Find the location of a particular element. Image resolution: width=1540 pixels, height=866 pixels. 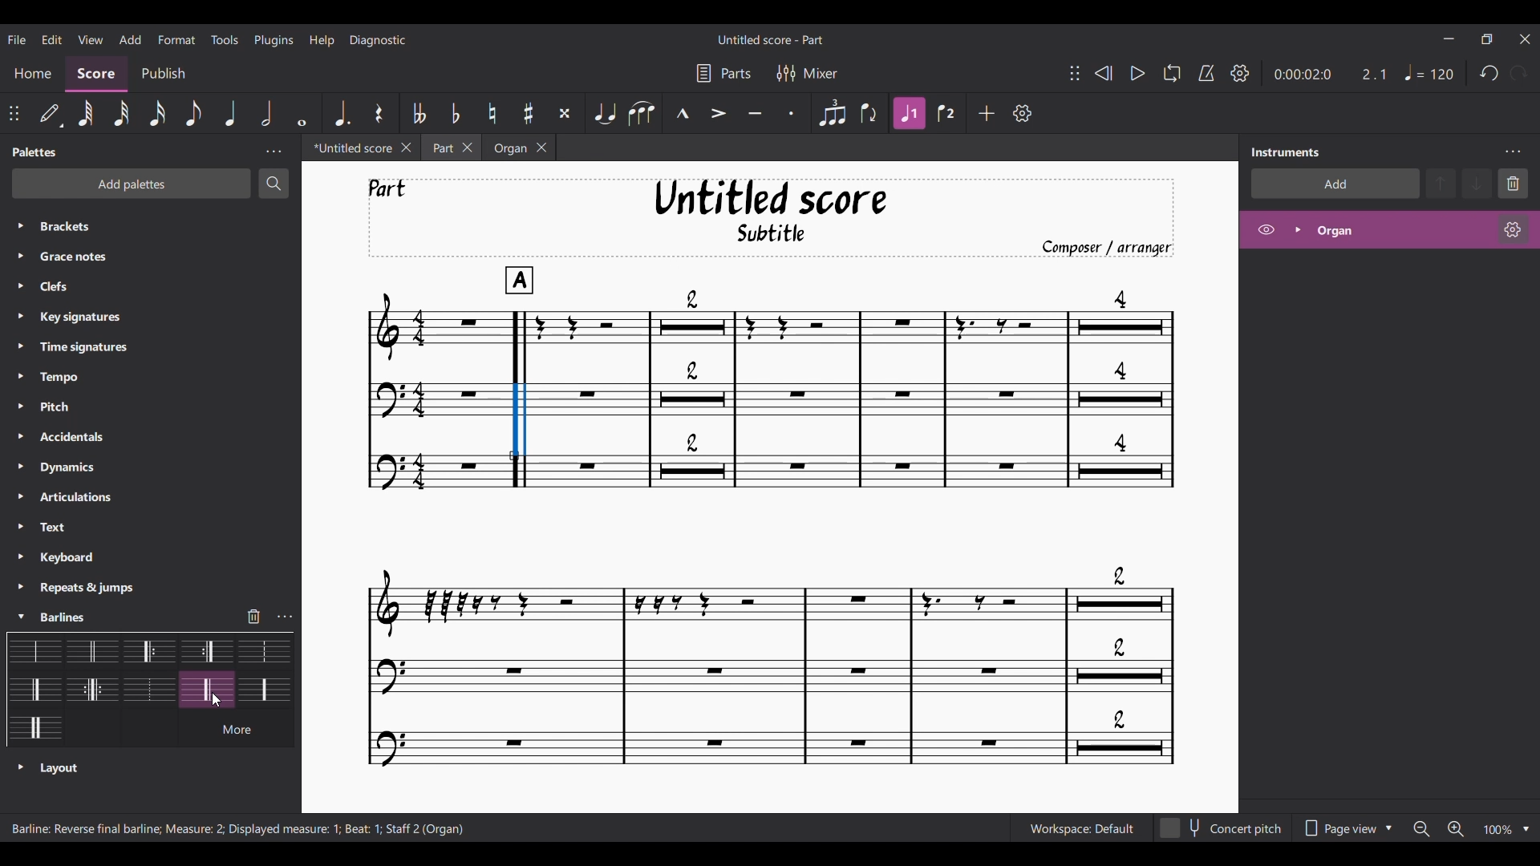

Rest is located at coordinates (379, 113).